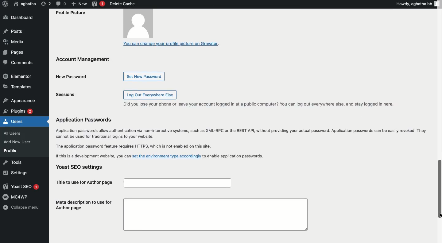  What do you see at coordinates (14, 173) in the screenshot?
I see `Settings` at bounding box center [14, 173].